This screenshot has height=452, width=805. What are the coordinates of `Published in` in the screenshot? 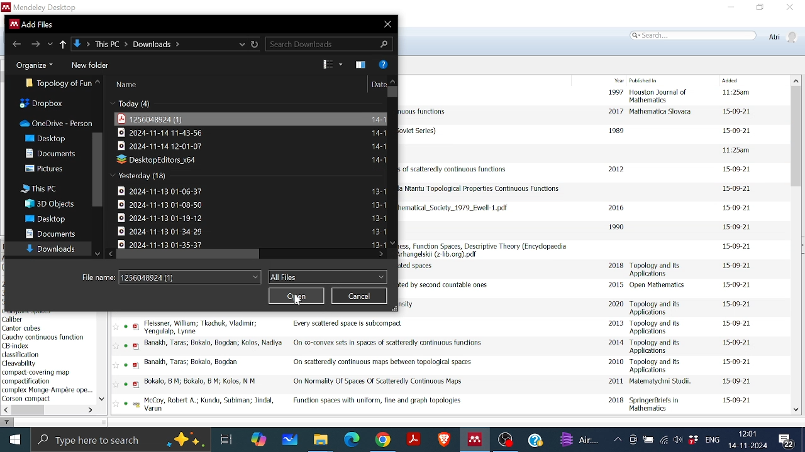 It's located at (655, 308).